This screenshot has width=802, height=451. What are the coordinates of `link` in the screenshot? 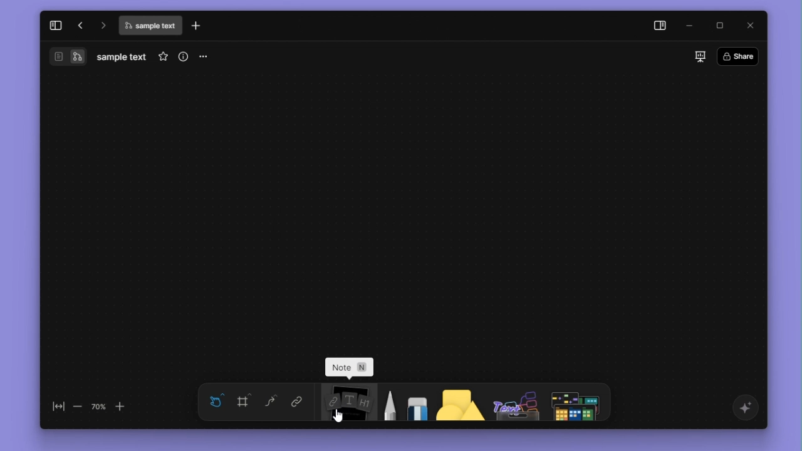 It's located at (294, 403).